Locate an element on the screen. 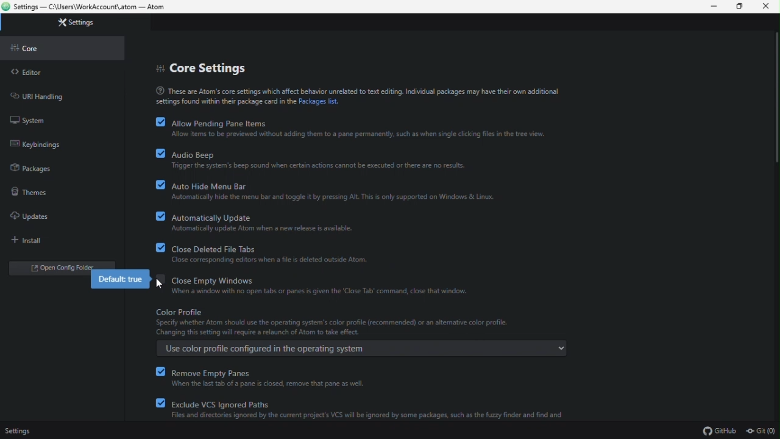 The image size is (780, 439). system is located at coordinates (26, 120).